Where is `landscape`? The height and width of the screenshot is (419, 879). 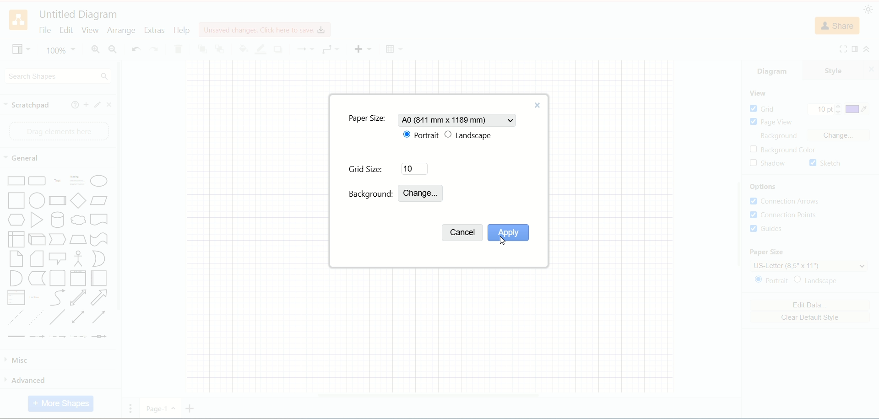 landscape is located at coordinates (823, 280).